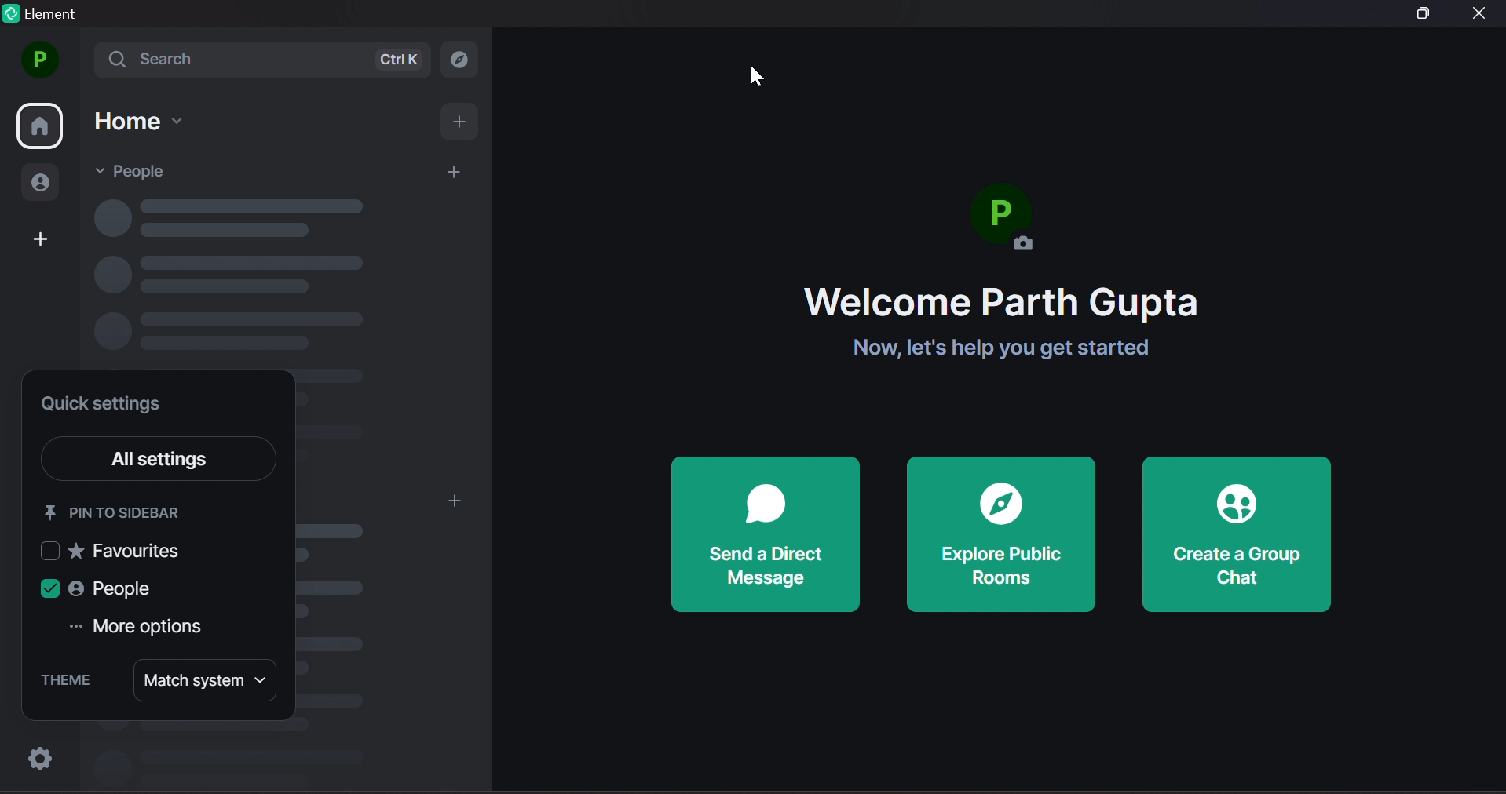 The height and width of the screenshot is (794, 1506). I want to click on home, so click(42, 128).